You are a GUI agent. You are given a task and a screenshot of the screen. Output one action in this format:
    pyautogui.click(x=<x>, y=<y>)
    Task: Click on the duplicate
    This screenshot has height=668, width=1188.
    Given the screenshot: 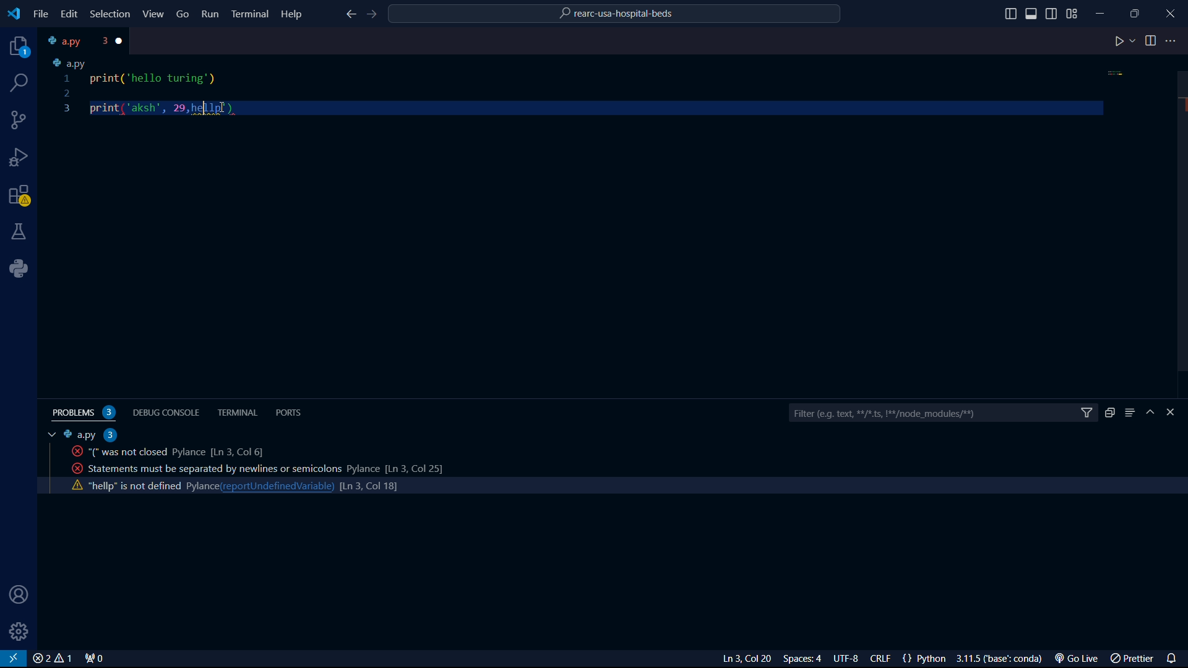 What is the action you would take?
    pyautogui.click(x=1109, y=413)
    